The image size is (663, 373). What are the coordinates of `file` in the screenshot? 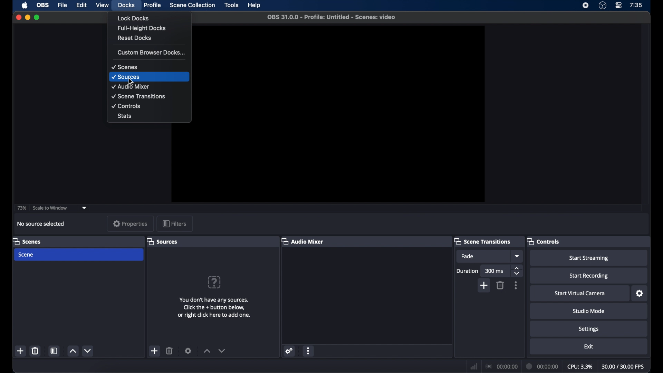 It's located at (63, 6).